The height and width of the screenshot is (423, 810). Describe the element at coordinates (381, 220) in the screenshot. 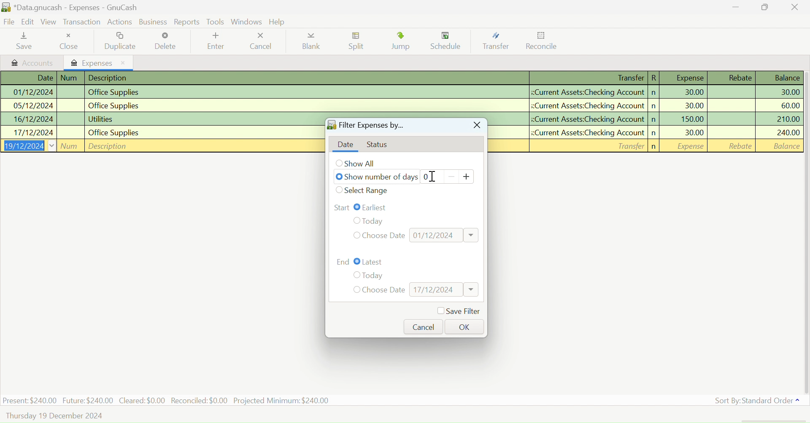

I see `Today` at that location.